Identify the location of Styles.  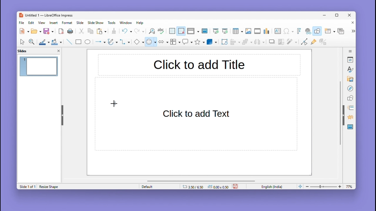
(351, 69).